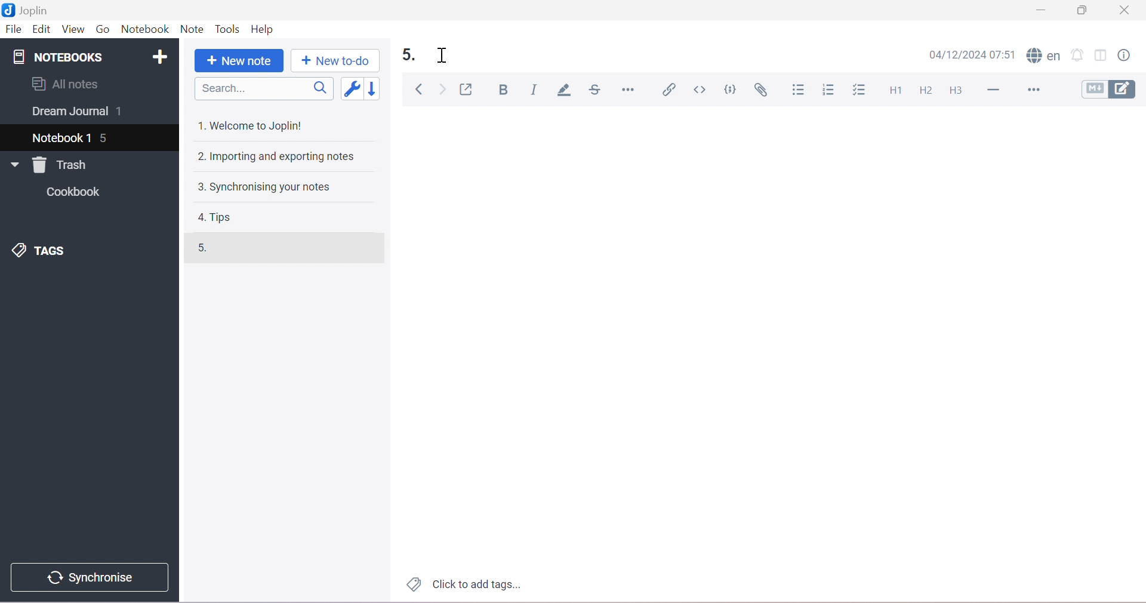 This screenshot has height=603, width=1146. What do you see at coordinates (41, 30) in the screenshot?
I see `Edit` at bounding box center [41, 30].